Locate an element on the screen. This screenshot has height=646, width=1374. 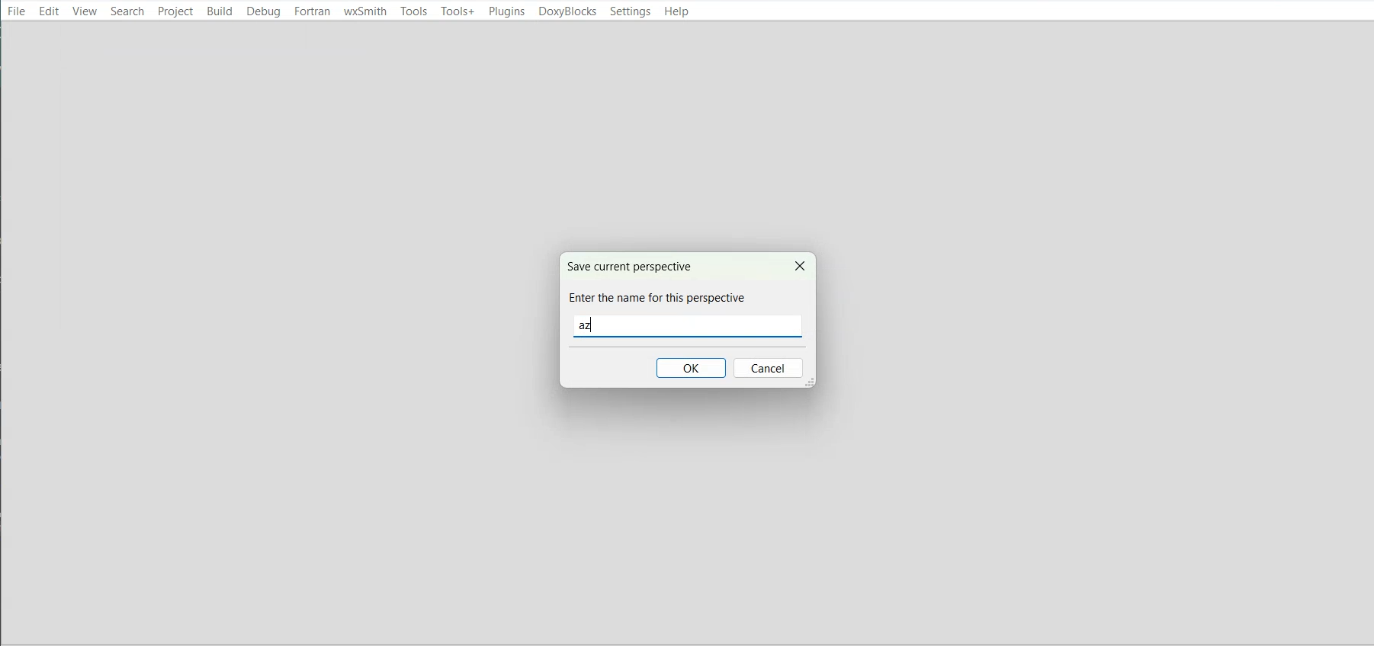
Debug is located at coordinates (265, 11).